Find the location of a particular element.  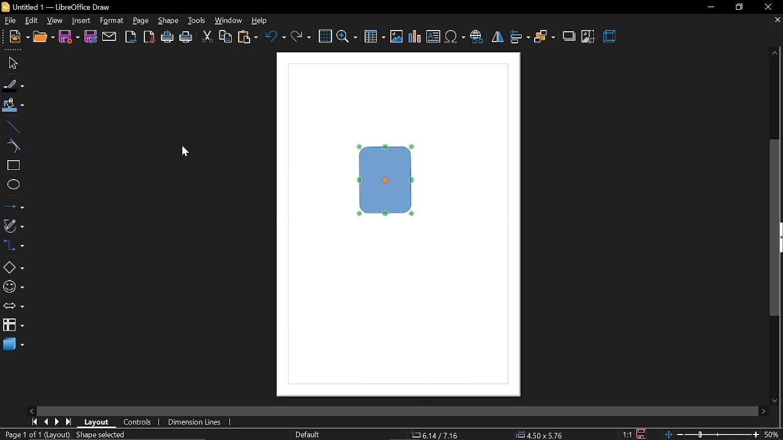

page is located at coordinates (142, 21).